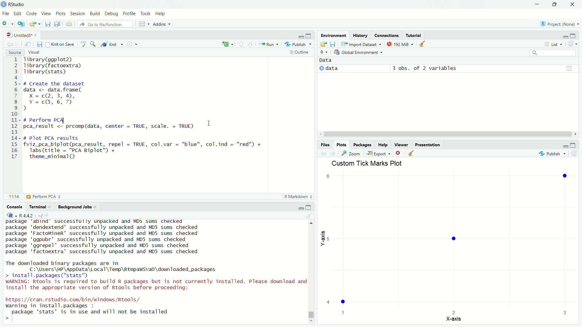  What do you see at coordinates (312, 315) in the screenshot?
I see `vertical scrollbar` at bounding box center [312, 315].